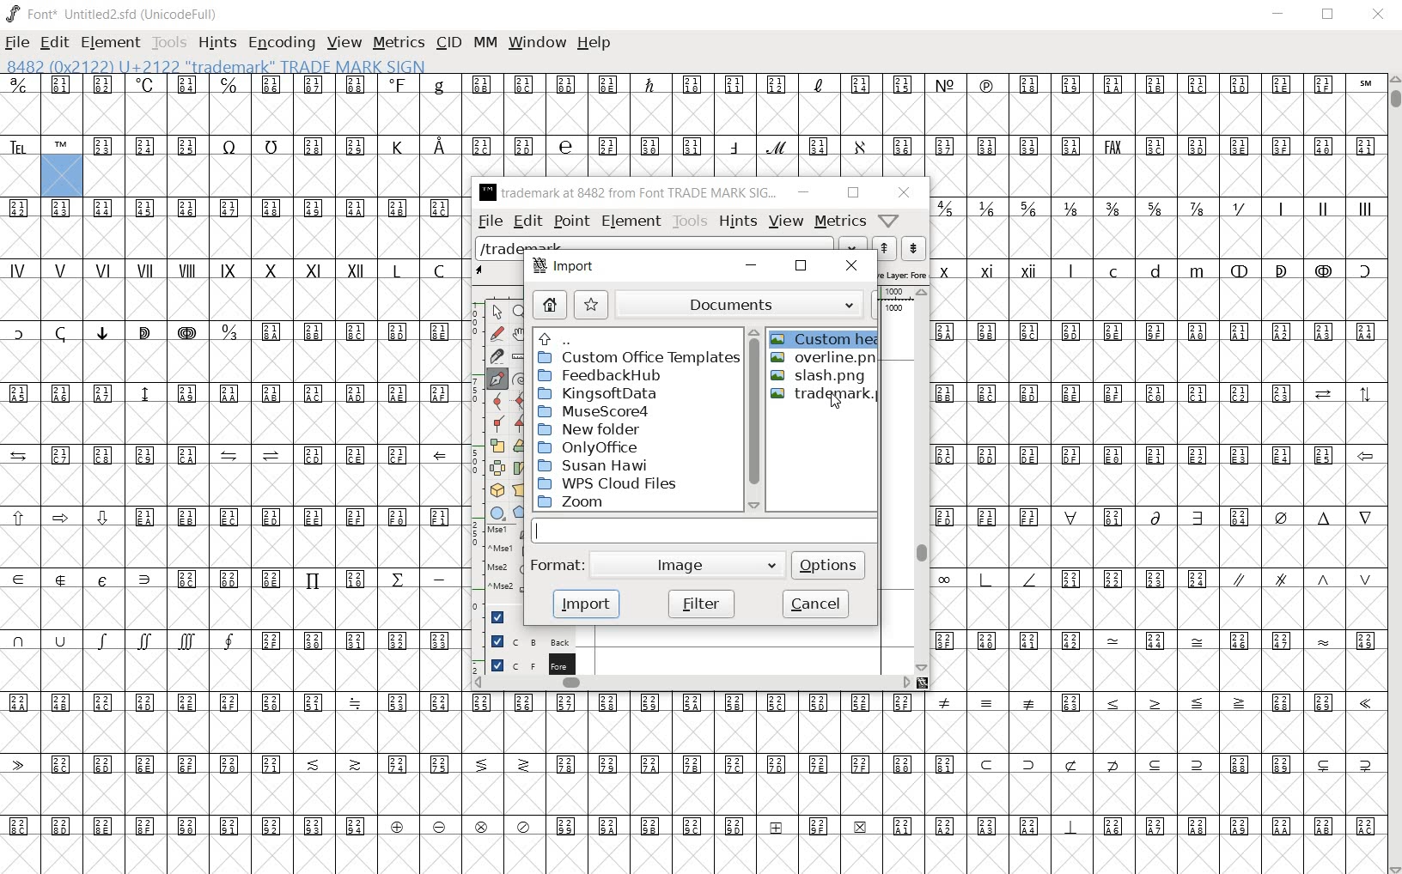 The image size is (1402, 874). What do you see at coordinates (485, 45) in the screenshot?
I see `MM` at bounding box center [485, 45].